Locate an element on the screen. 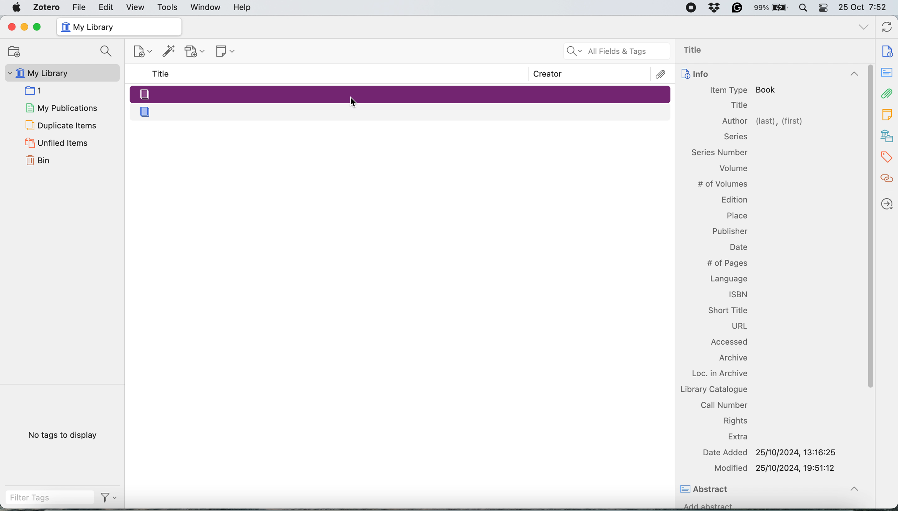  Add Item is located at coordinates (169, 53).